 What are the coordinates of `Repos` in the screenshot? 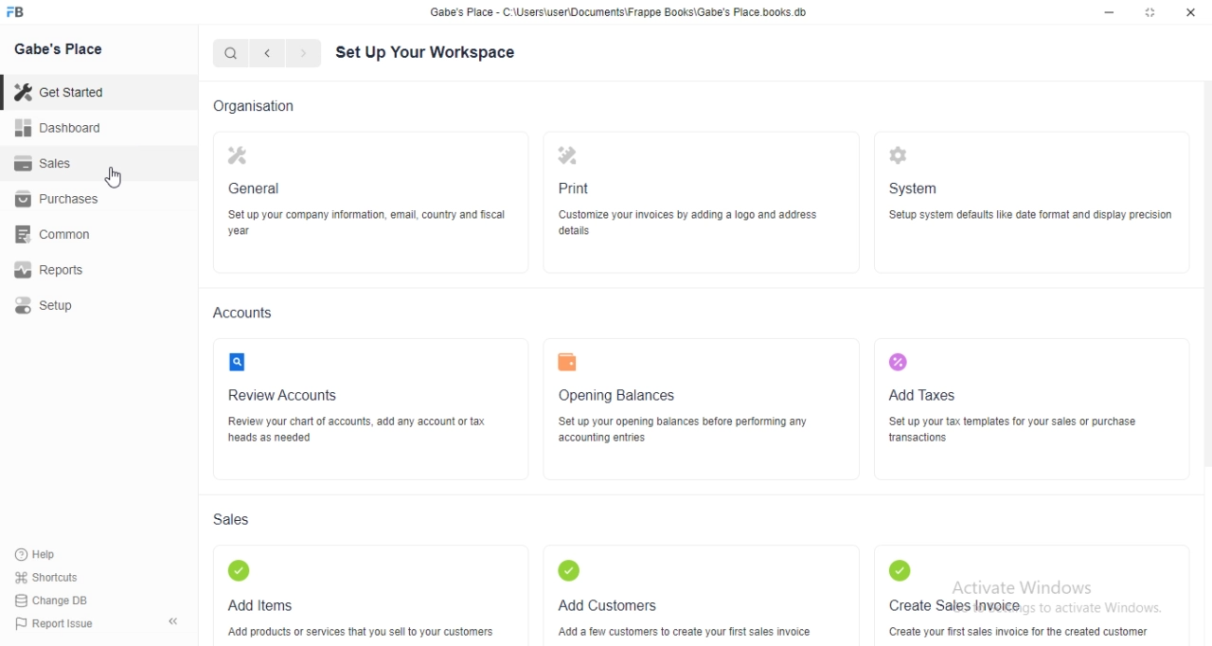 It's located at (56, 270).